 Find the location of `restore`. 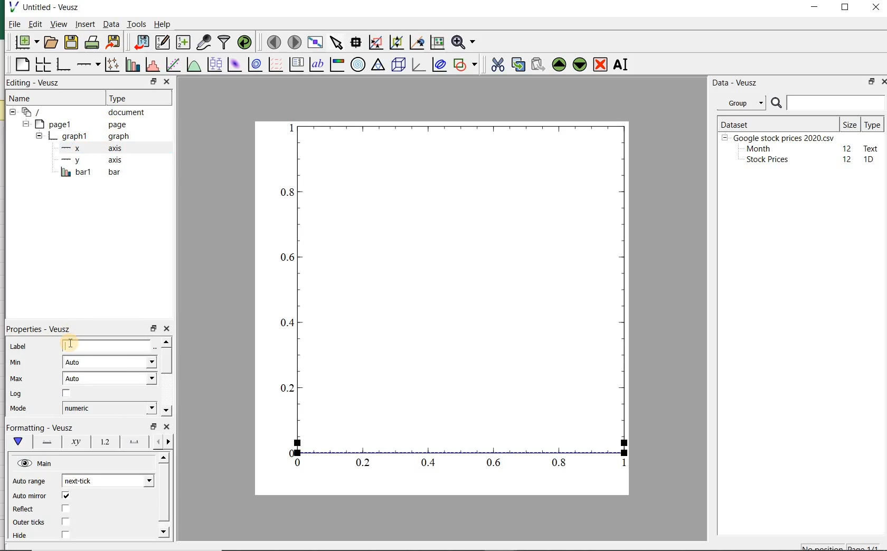

restore is located at coordinates (154, 329).